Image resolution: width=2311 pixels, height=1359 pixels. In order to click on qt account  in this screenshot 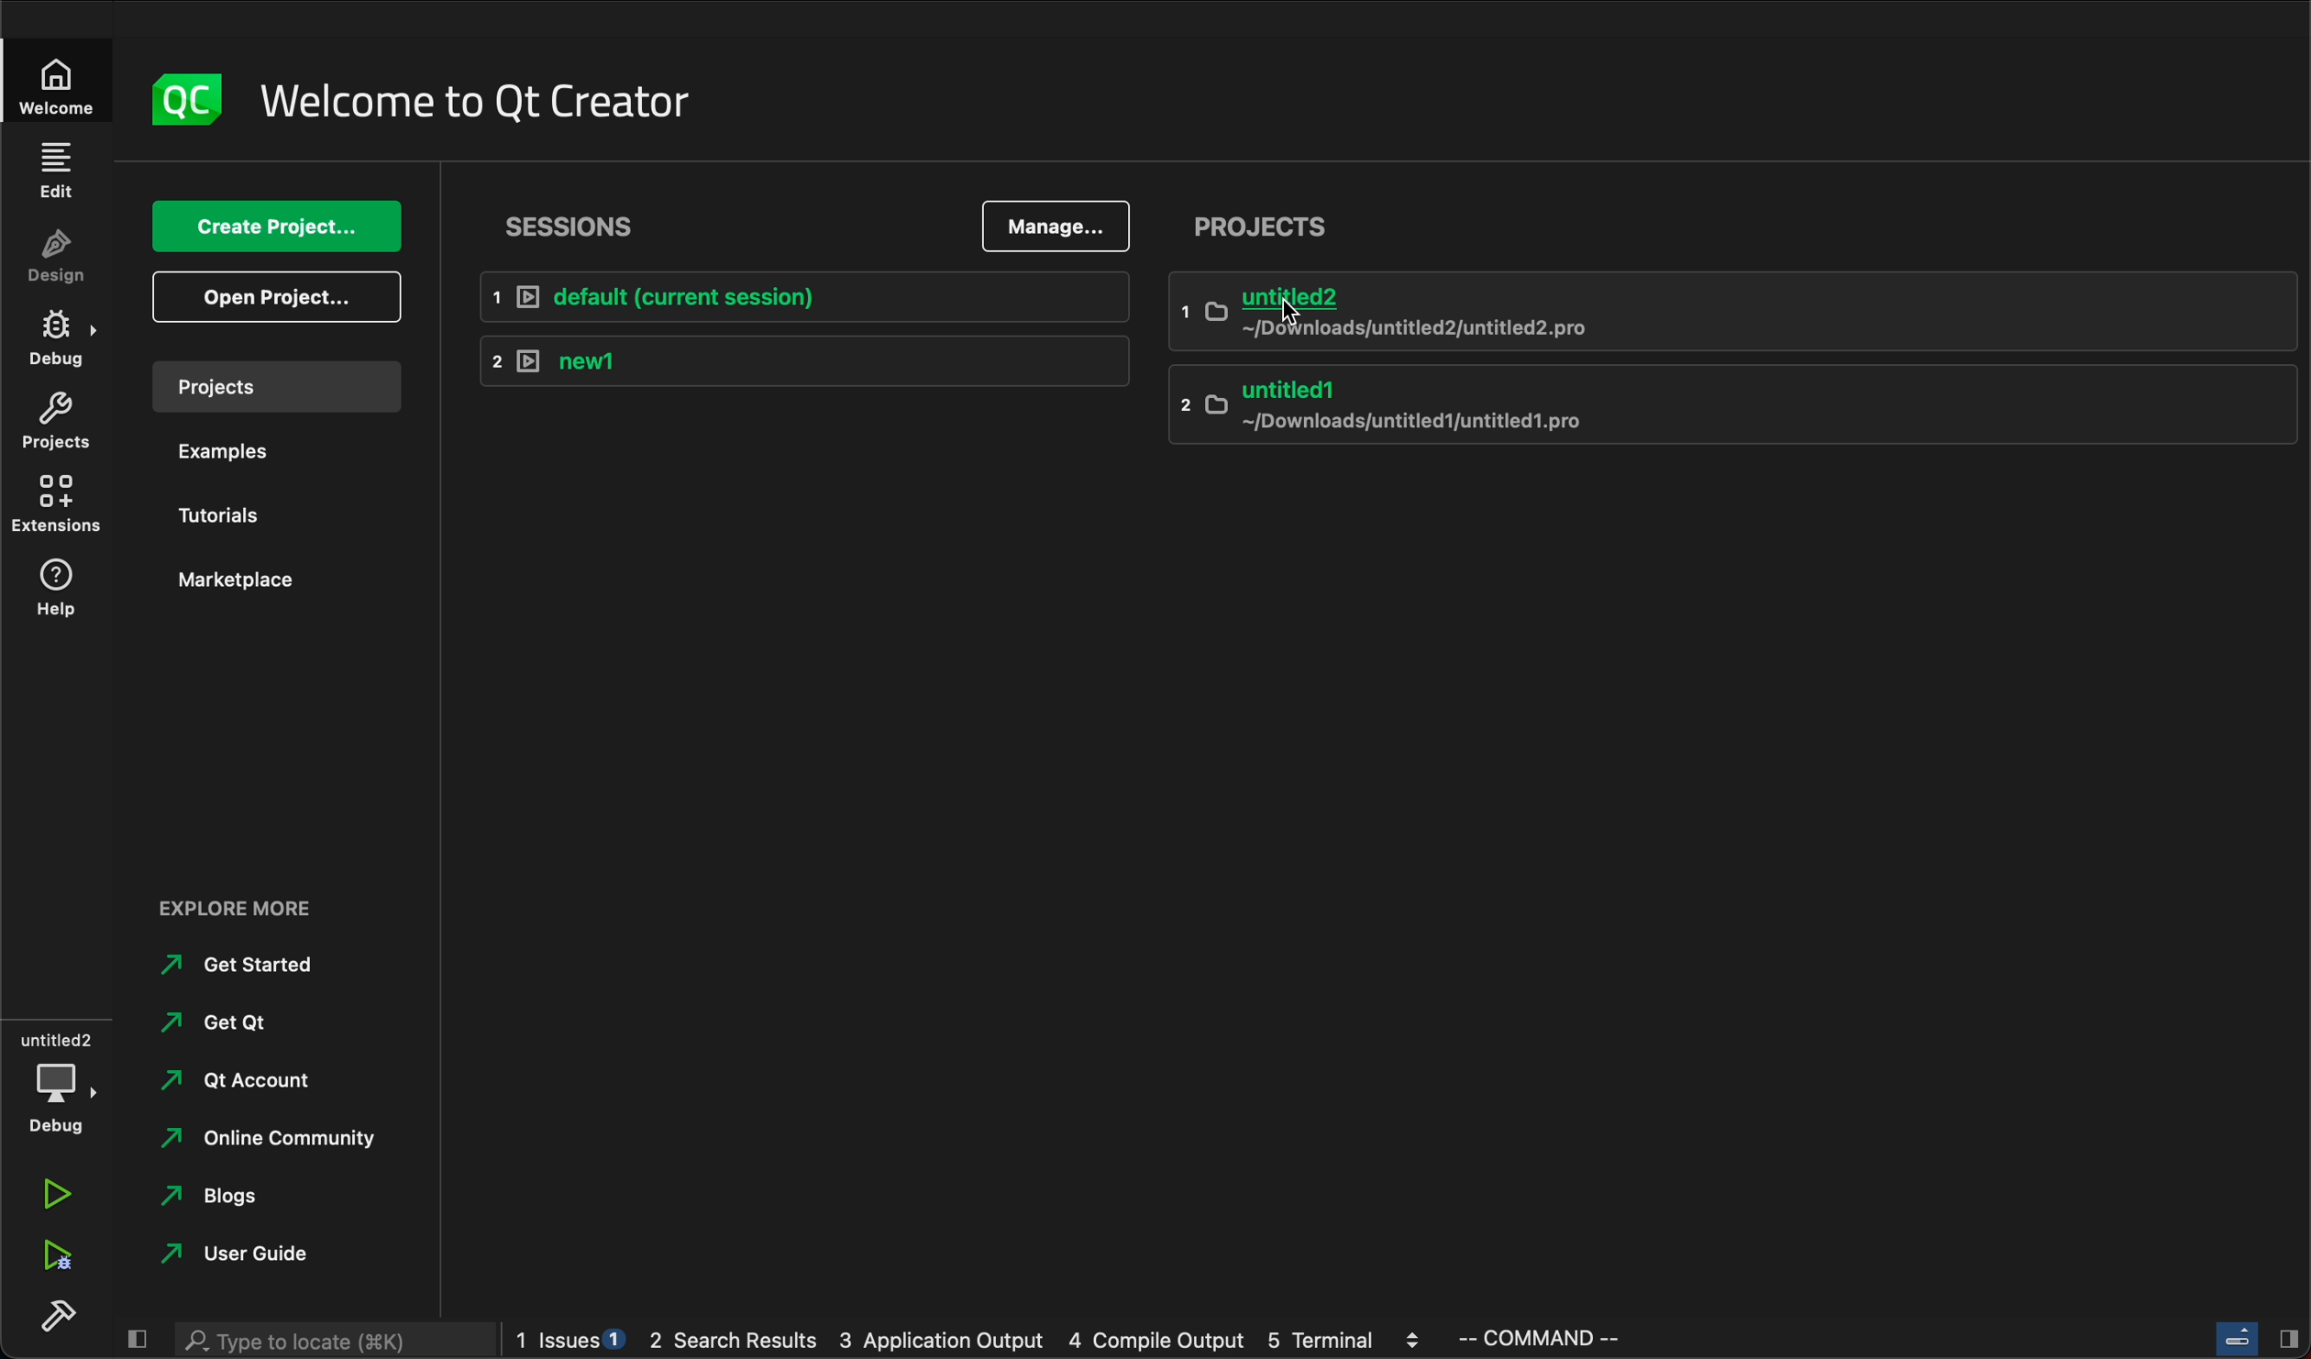, I will do `click(256, 1080)`.